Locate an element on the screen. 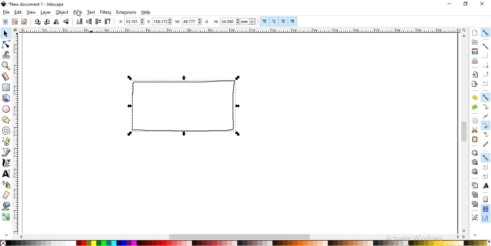   is located at coordinates (284, 21).